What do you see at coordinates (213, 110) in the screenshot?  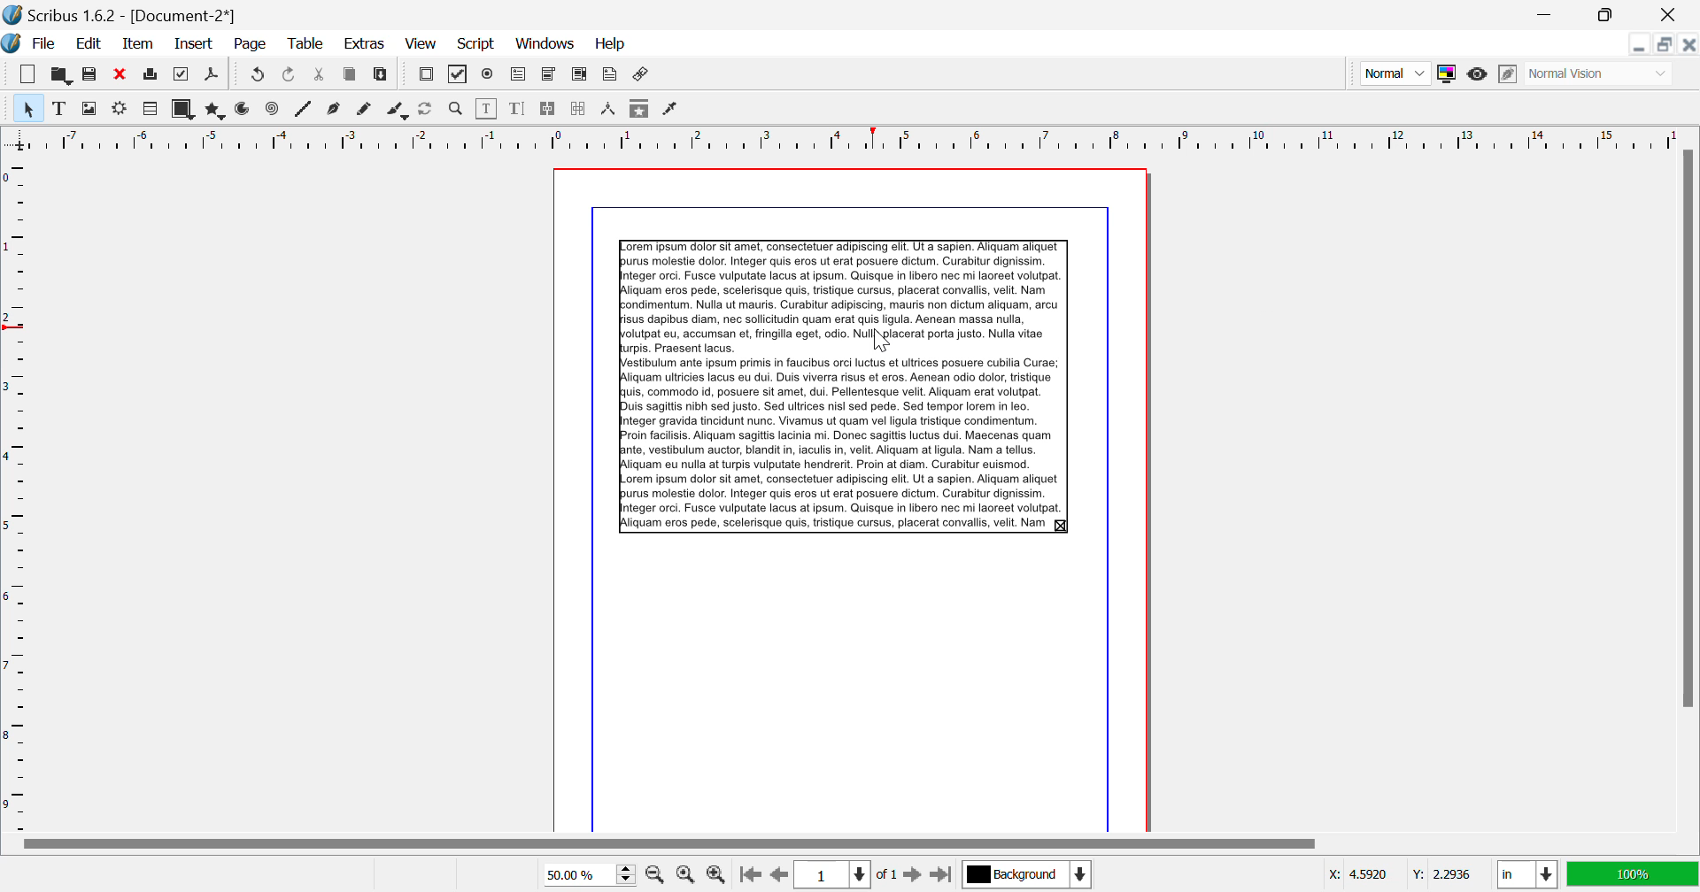 I see `Polygons` at bounding box center [213, 110].